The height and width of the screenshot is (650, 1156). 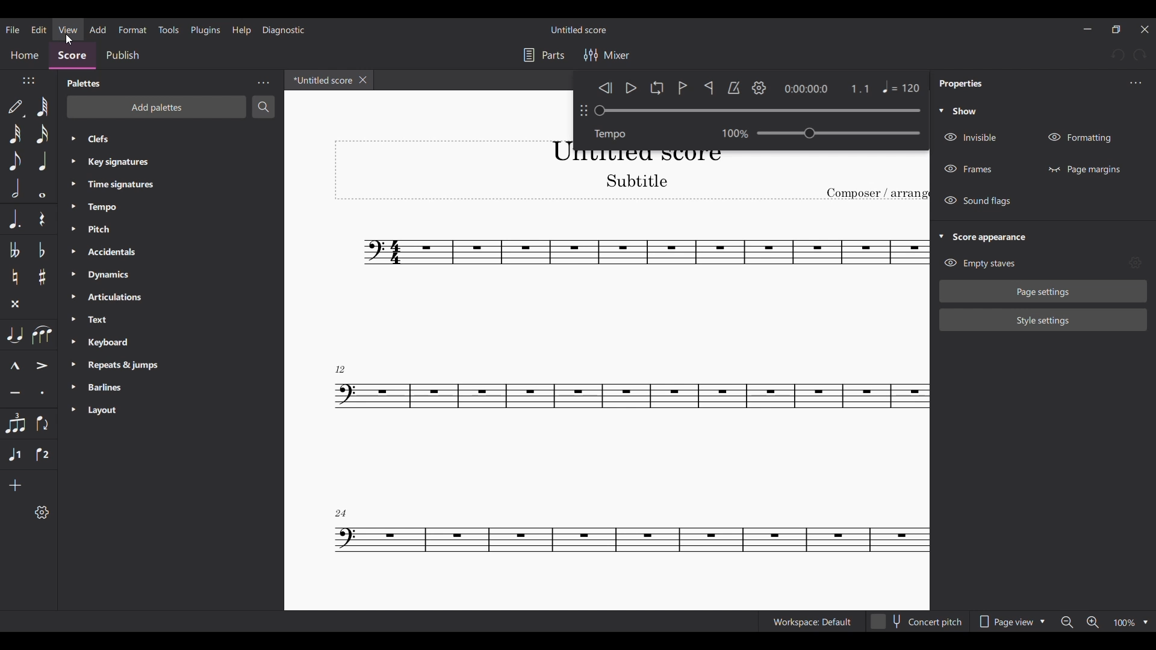 What do you see at coordinates (544, 55) in the screenshot?
I see `Parts` at bounding box center [544, 55].